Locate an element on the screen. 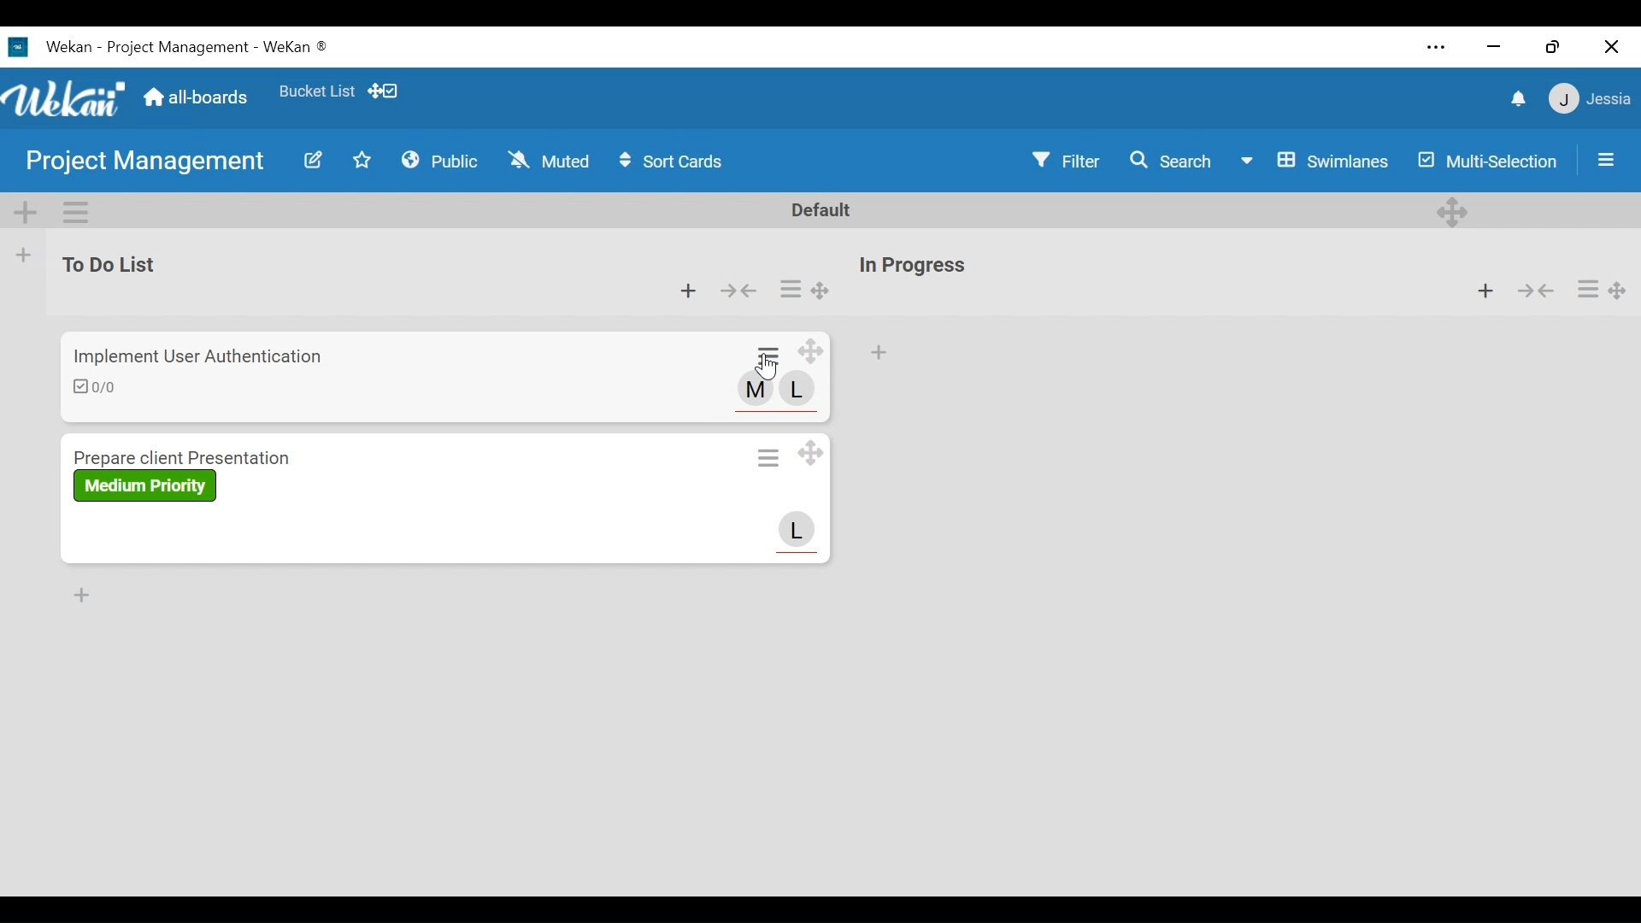 The image size is (1641, 923). Checklist is located at coordinates (100, 388).